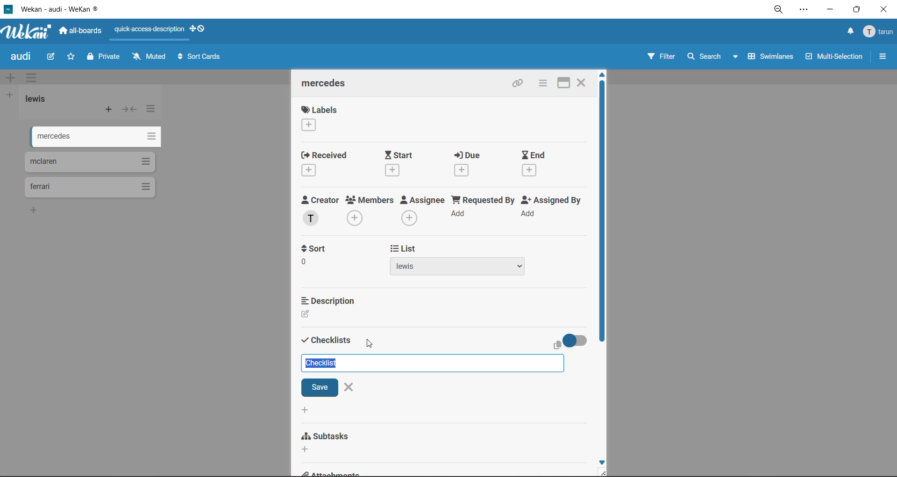 This screenshot has height=477, width=897. Describe the element at coordinates (835, 58) in the screenshot. I see `multiselection` at that location.